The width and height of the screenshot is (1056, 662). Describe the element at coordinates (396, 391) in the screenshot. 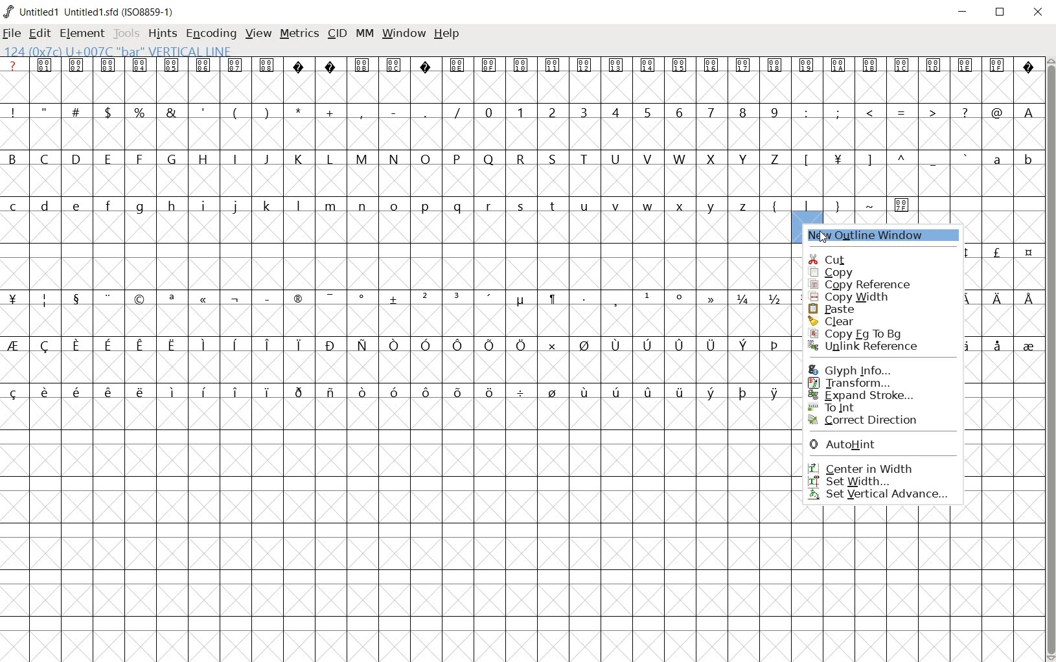

I see `special letters` at that location.